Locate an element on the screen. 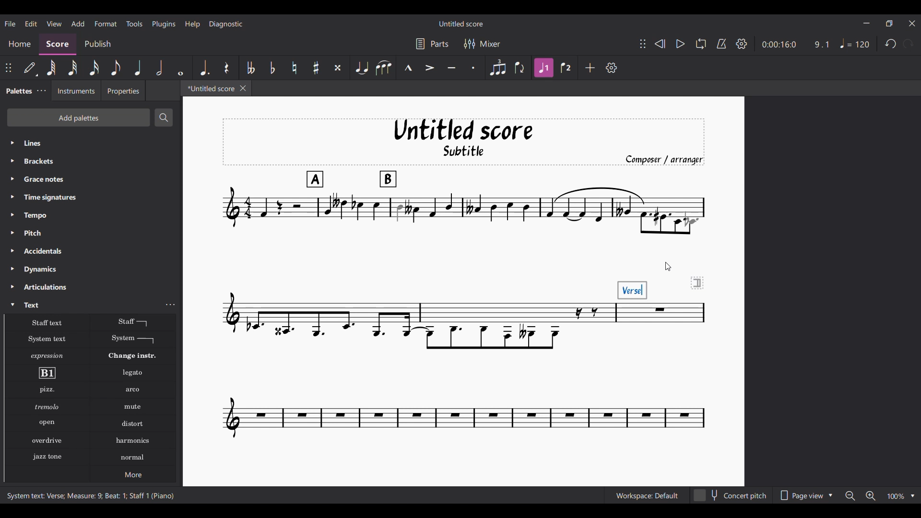 Image resolution: width=921 pixels, height=518 pixels. Play is located at coordinates (680, 44).